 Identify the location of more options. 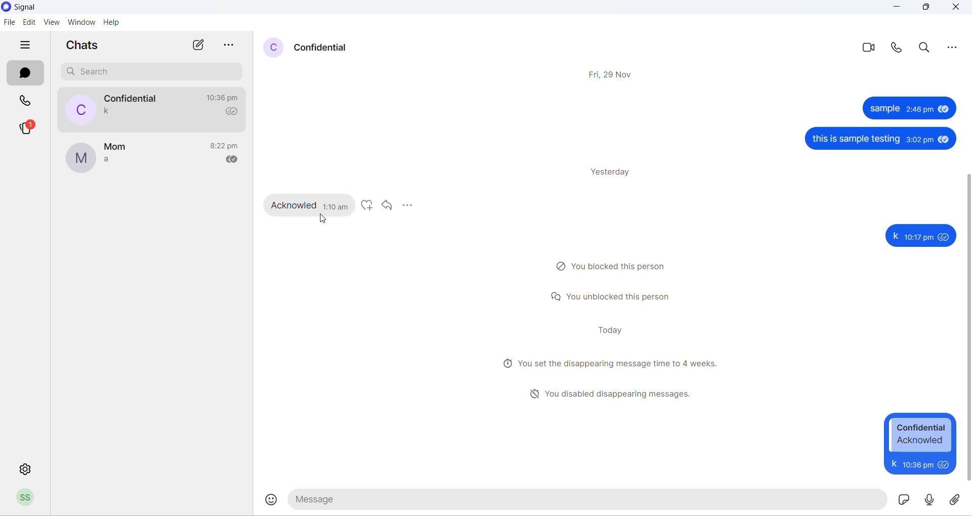
(954, 47).